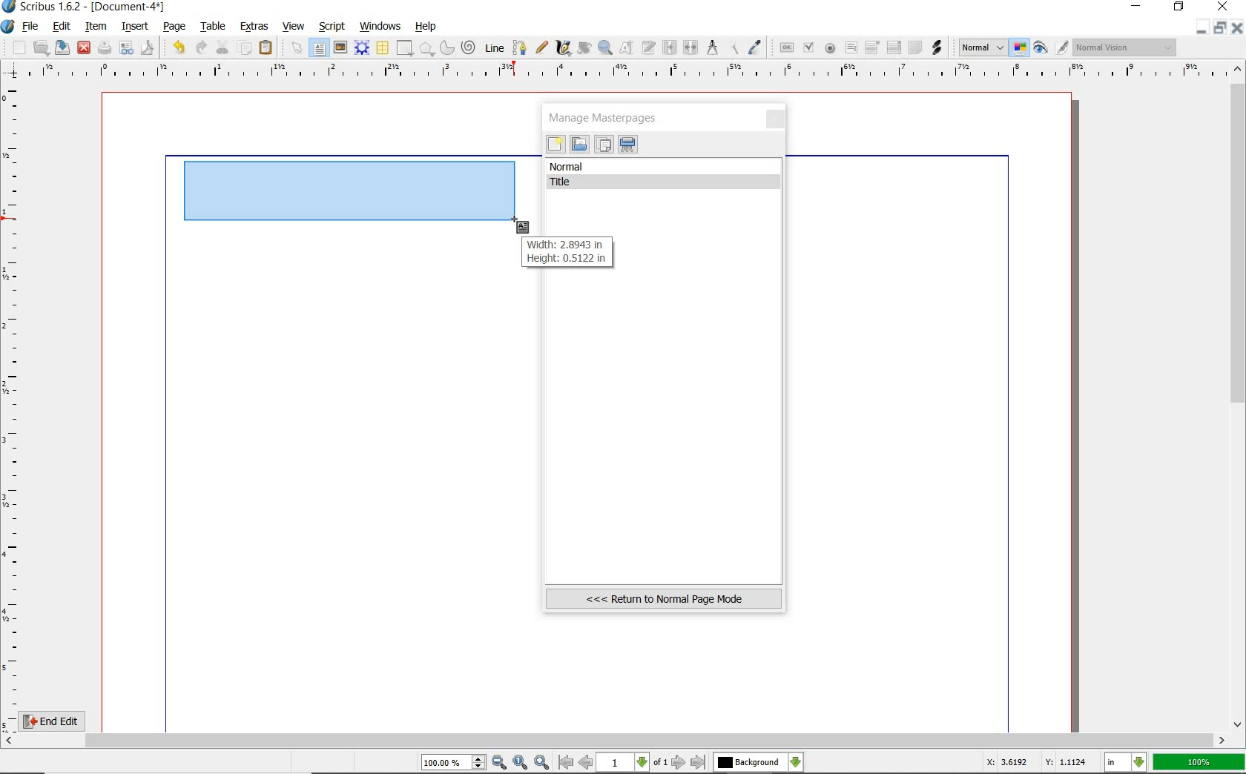 This screenshot has width=1246, height=774. I want to click on restore, so click(1180, 8).